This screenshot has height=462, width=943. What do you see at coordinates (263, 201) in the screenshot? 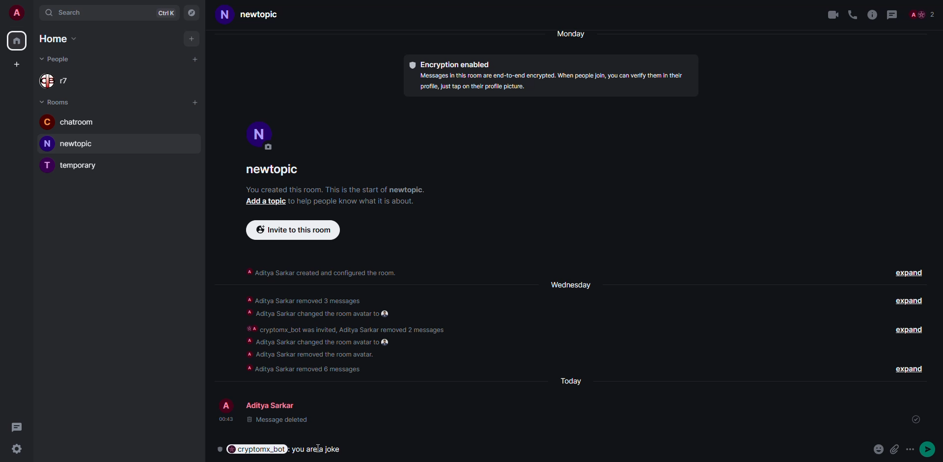
I see `add` at bounding box center [263, 201].